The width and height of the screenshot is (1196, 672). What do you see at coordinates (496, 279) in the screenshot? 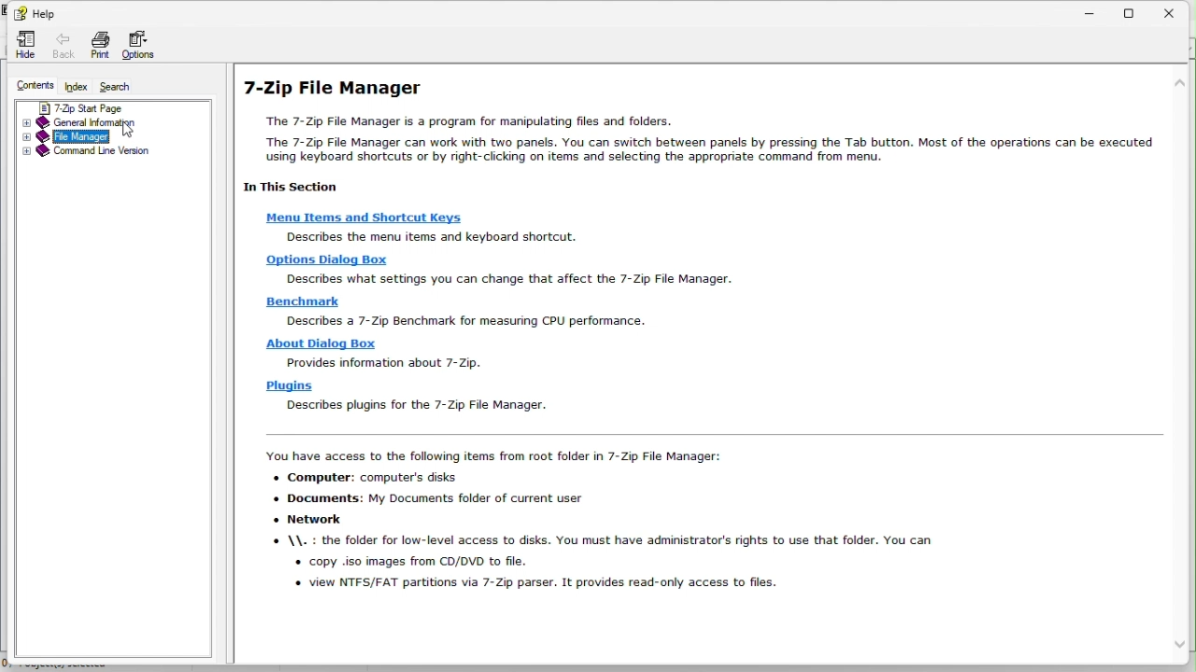
I see `Describe what settings you can change that affect the 7-Zip File Manager` at bounding box center [496, 279].